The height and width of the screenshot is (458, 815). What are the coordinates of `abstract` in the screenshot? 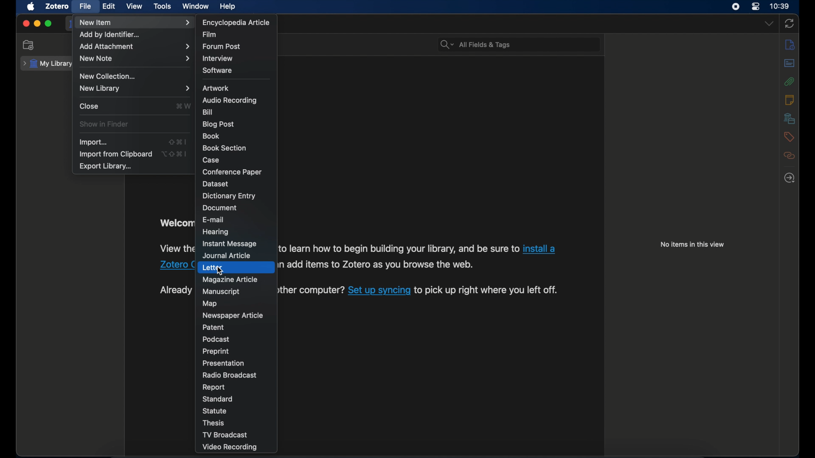 It's located at (790, 63).